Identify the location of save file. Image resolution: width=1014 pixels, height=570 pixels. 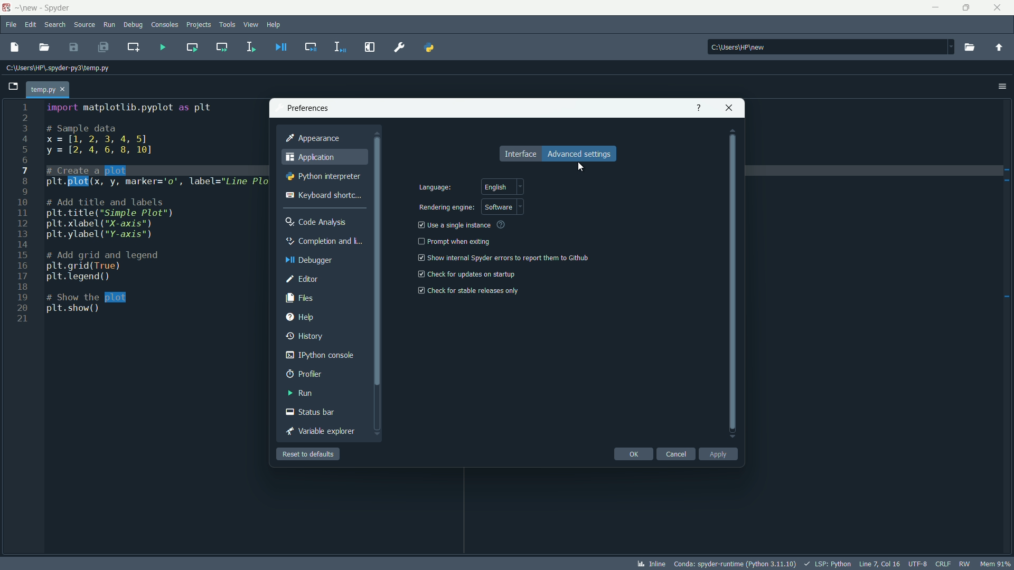
(73, 47).